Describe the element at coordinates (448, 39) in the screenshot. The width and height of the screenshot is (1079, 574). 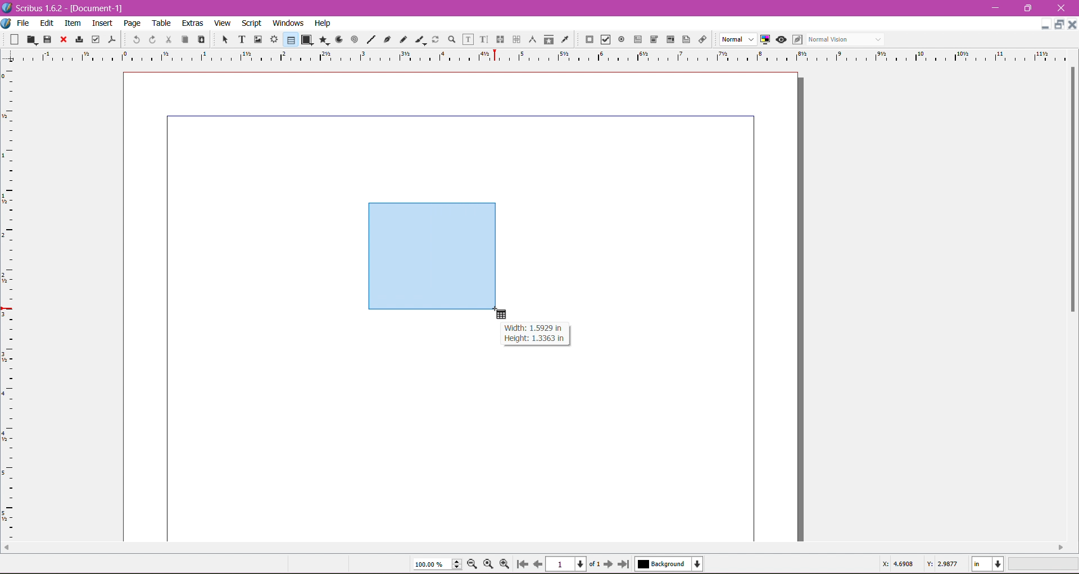
I see `Zoom in or out` at that location.